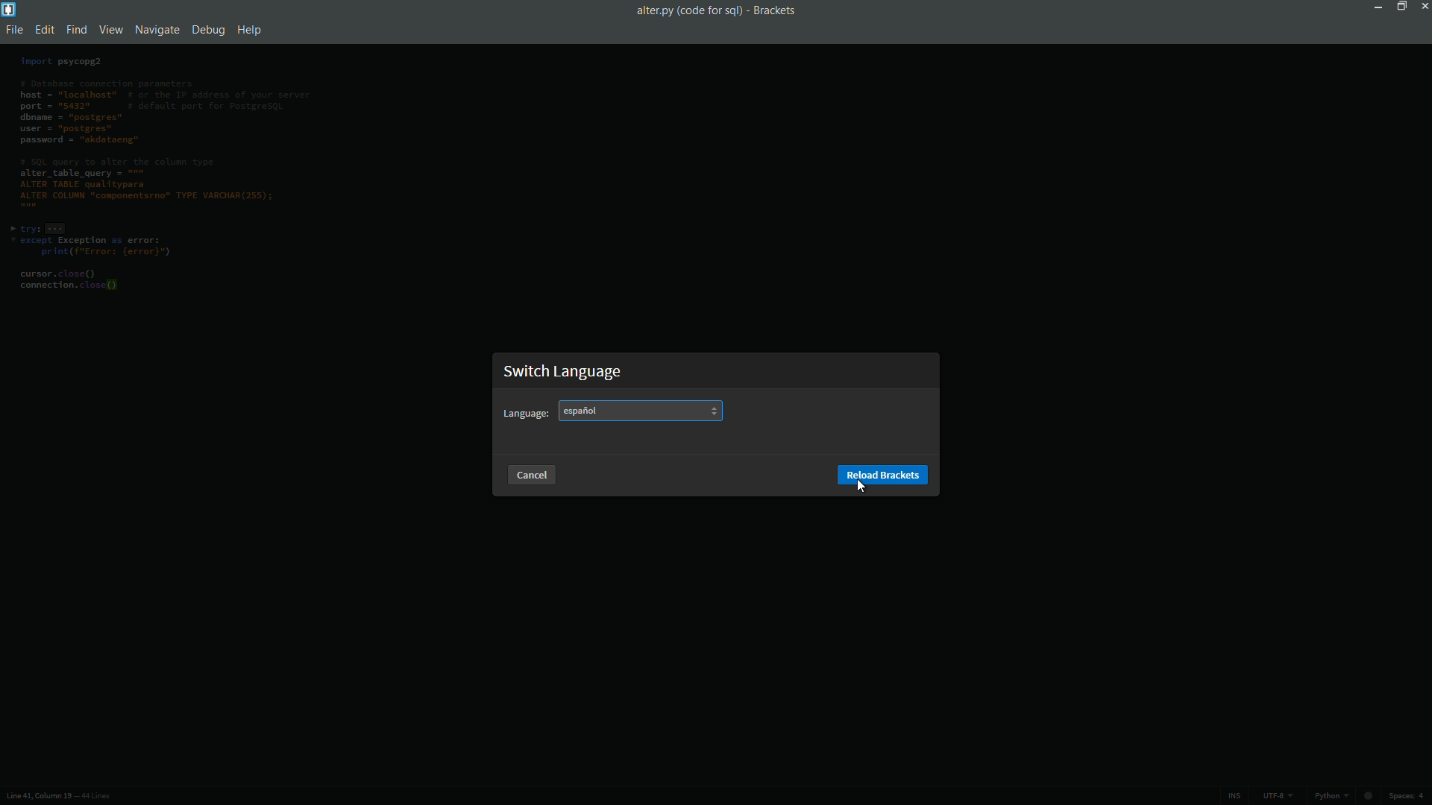 This screenshot has width=1432, height=805. I want to click on code, so click(158, 174).